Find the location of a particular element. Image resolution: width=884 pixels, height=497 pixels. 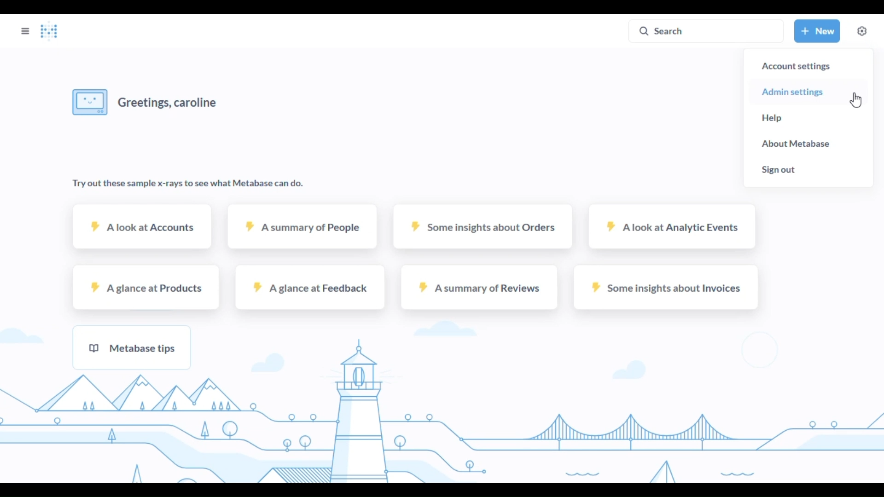

metabase tips is located at coordinates (132, 347).